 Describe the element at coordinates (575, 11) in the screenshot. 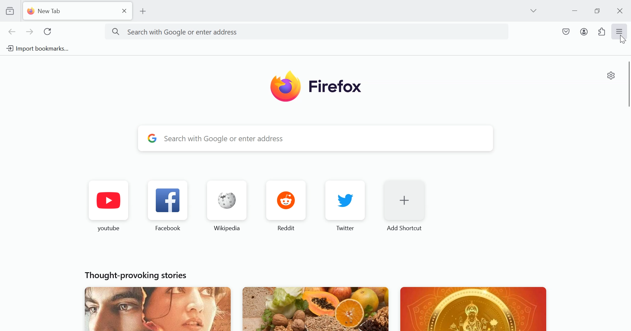

I see `Minimize` at that location.